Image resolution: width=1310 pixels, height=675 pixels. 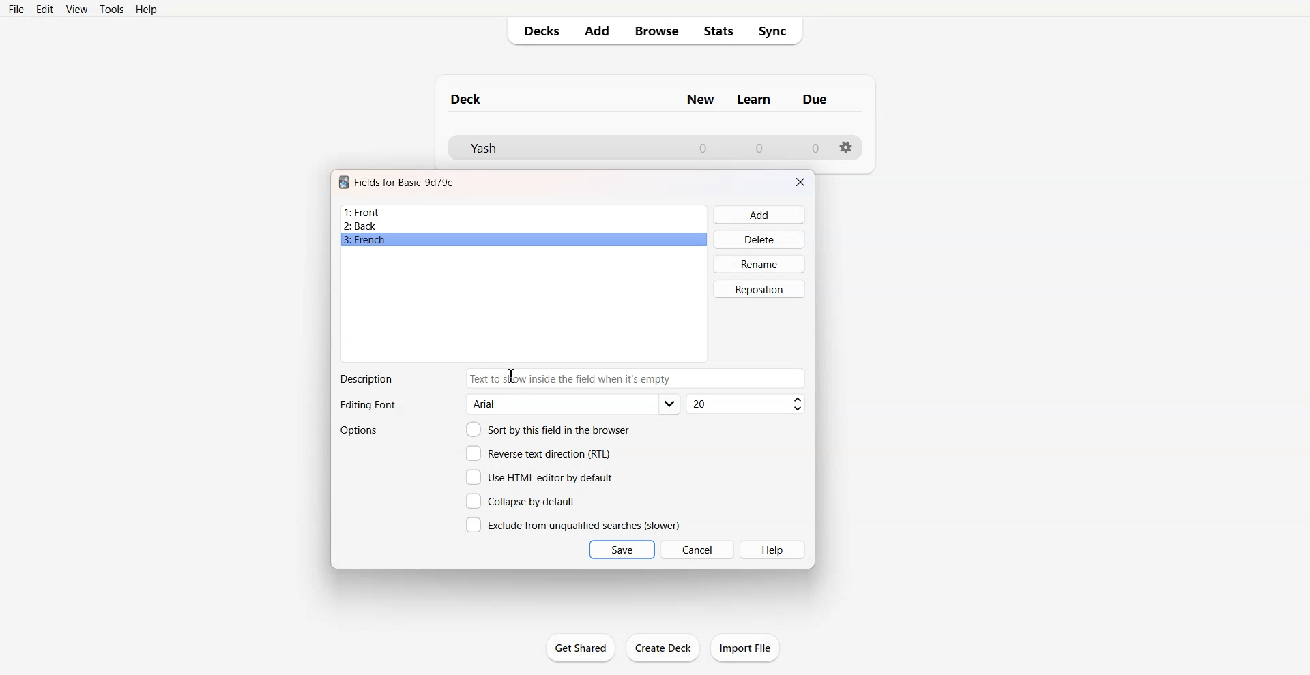 I want to click on Number of due cards, so click(x=816, y=148).